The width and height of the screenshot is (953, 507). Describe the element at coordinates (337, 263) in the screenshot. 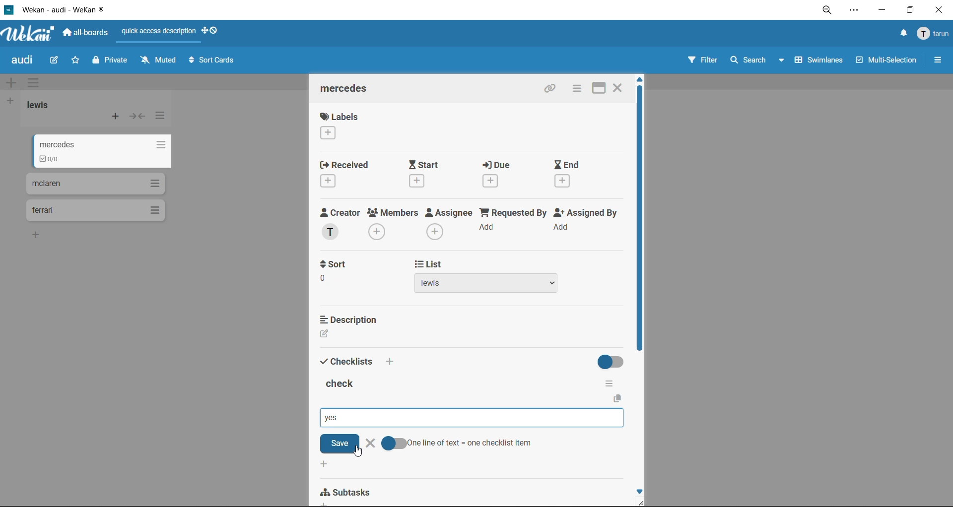

I see `t` at that location.